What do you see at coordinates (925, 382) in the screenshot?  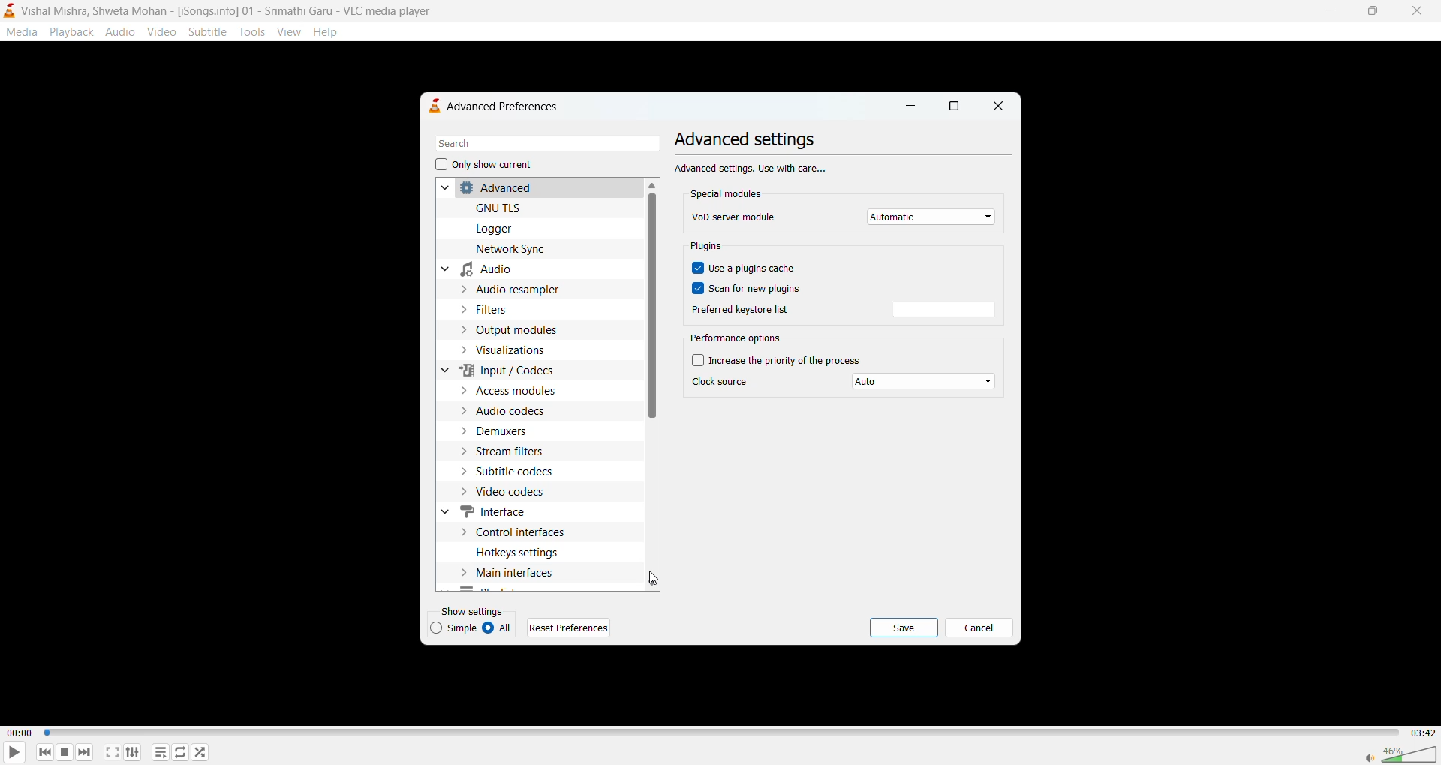 I see `clock source dropdown` at bounding box center [925, 382].